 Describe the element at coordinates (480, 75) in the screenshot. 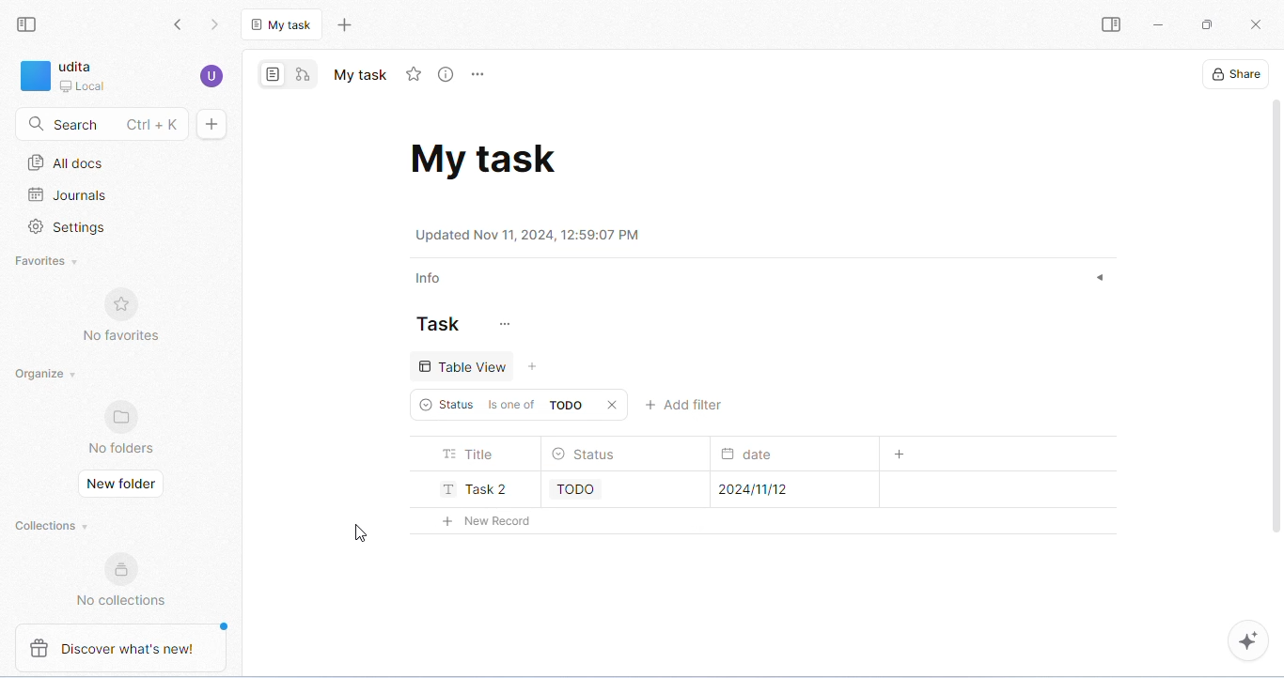

I see `rename and more` at that location.